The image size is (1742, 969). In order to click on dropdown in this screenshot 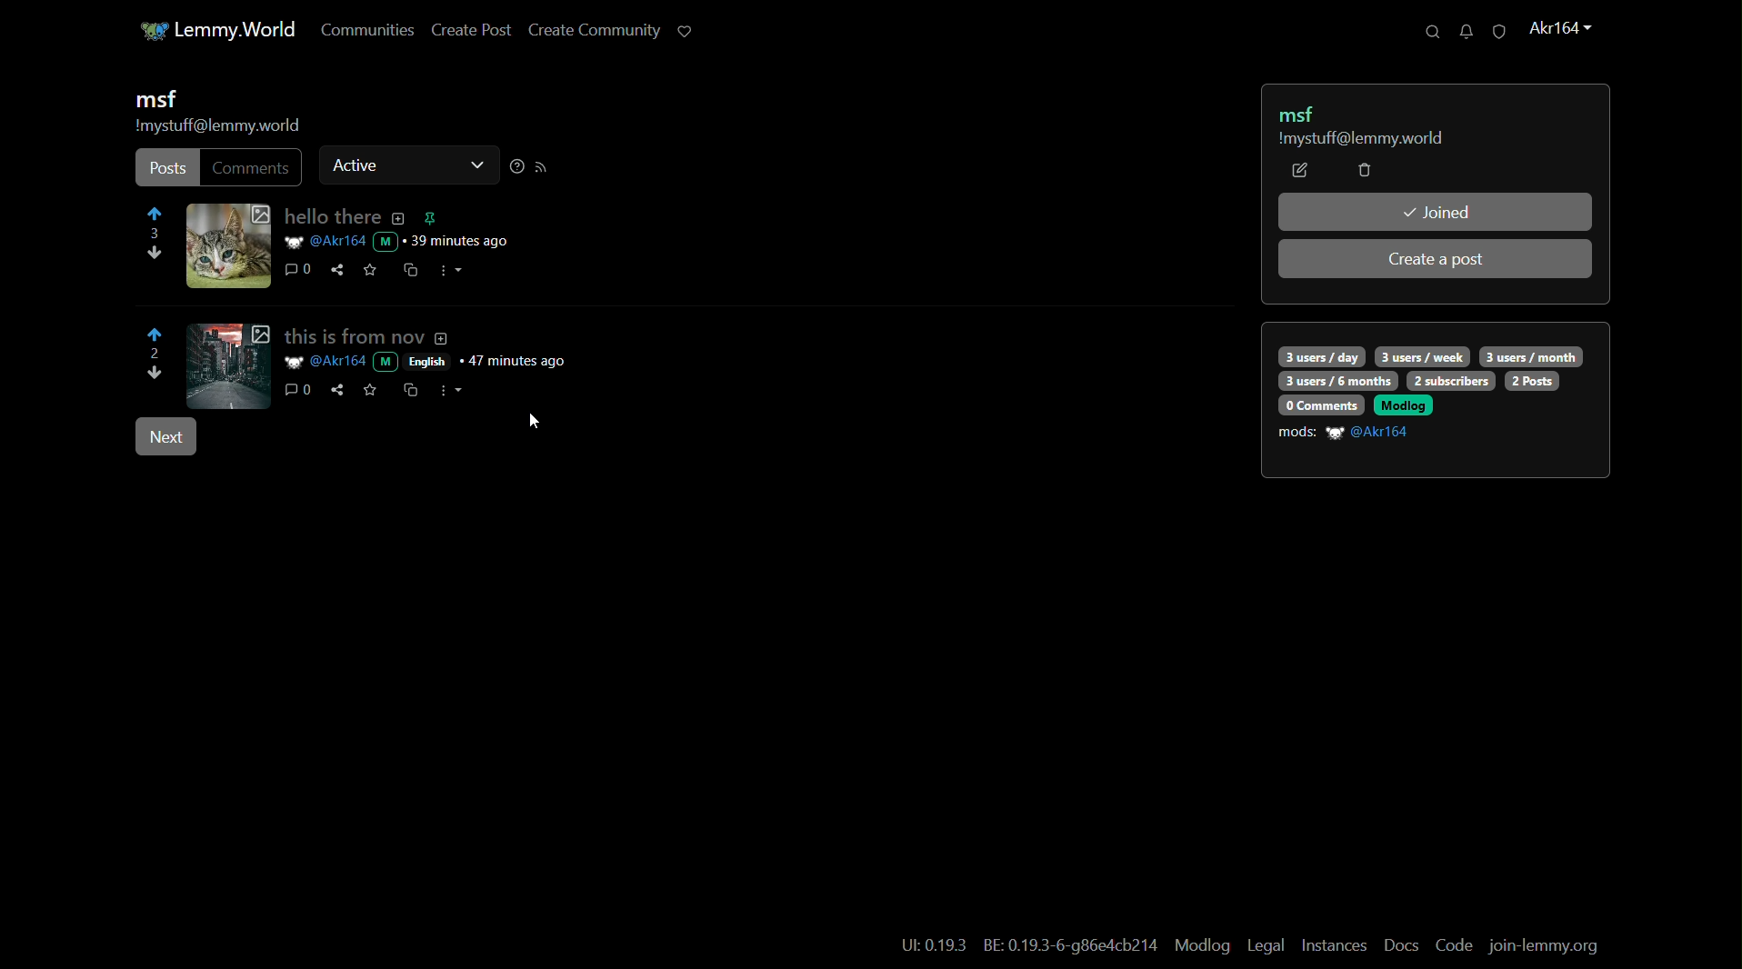, I will do `click(475, 167)`.